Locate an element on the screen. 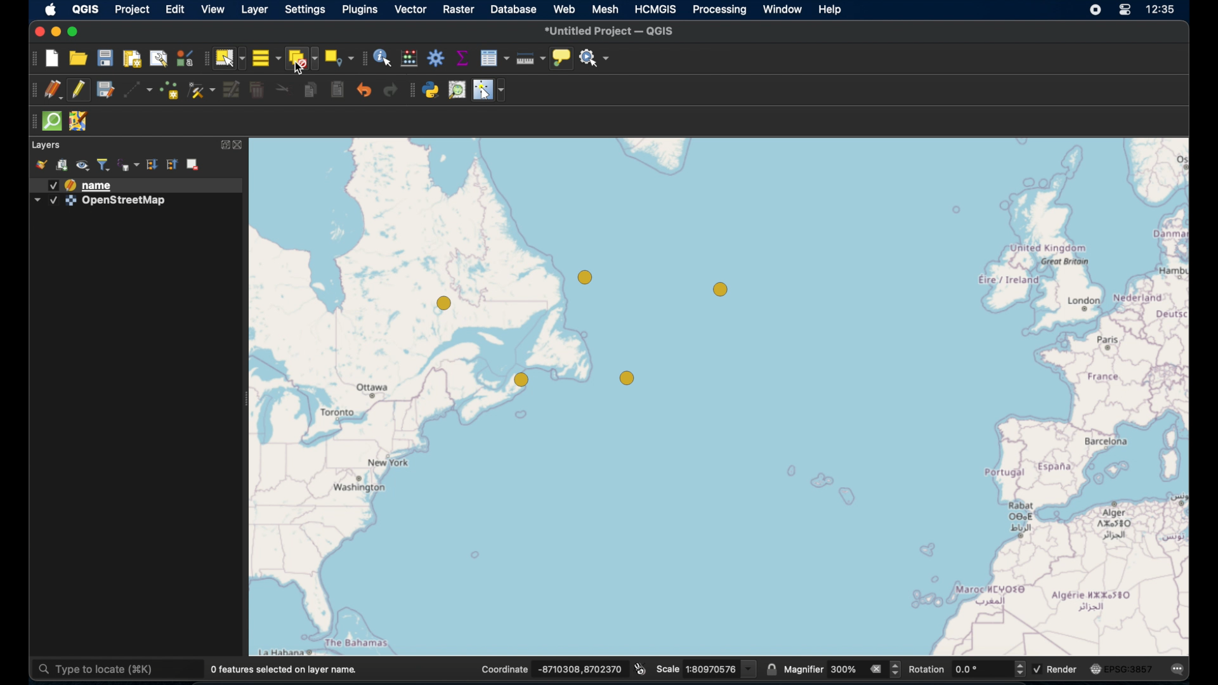  save project is located at coordinates (105, 60).